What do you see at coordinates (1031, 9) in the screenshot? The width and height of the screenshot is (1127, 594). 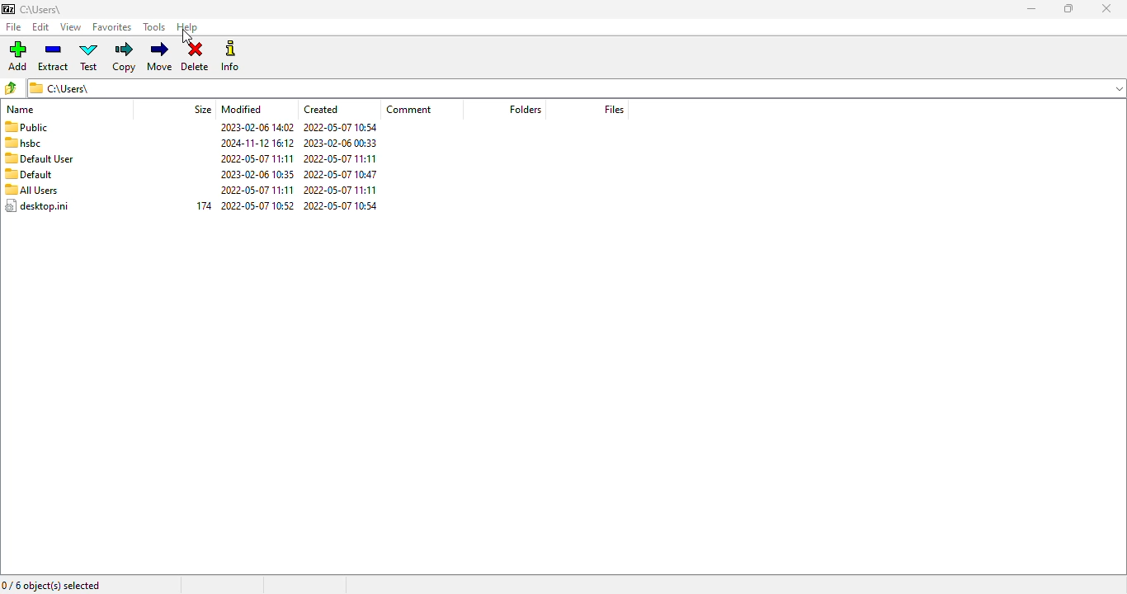 I see `minimize` at bounding box center [1031, 9].